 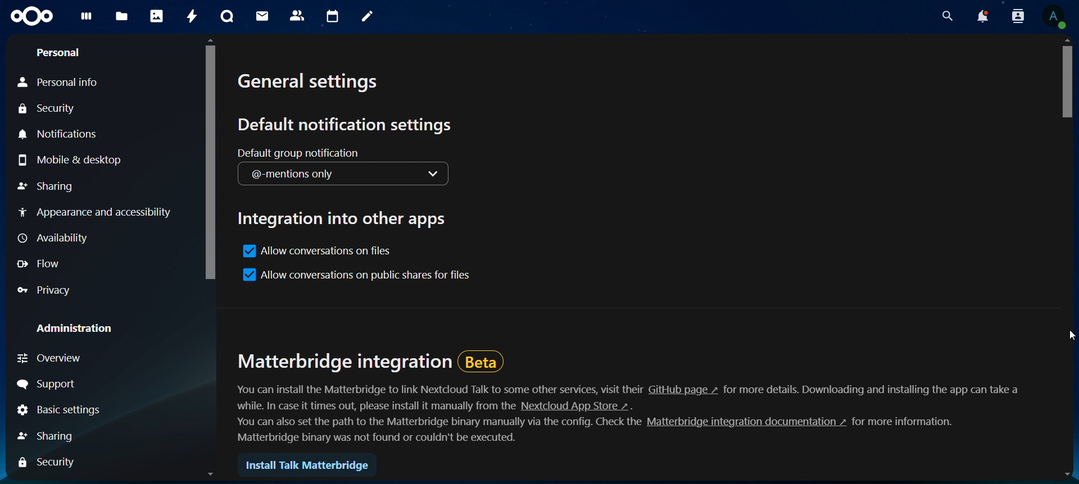 What do you see at coordinates (53, 358) in the screenshot?
I see `overview` at bounding box center [53, 358].